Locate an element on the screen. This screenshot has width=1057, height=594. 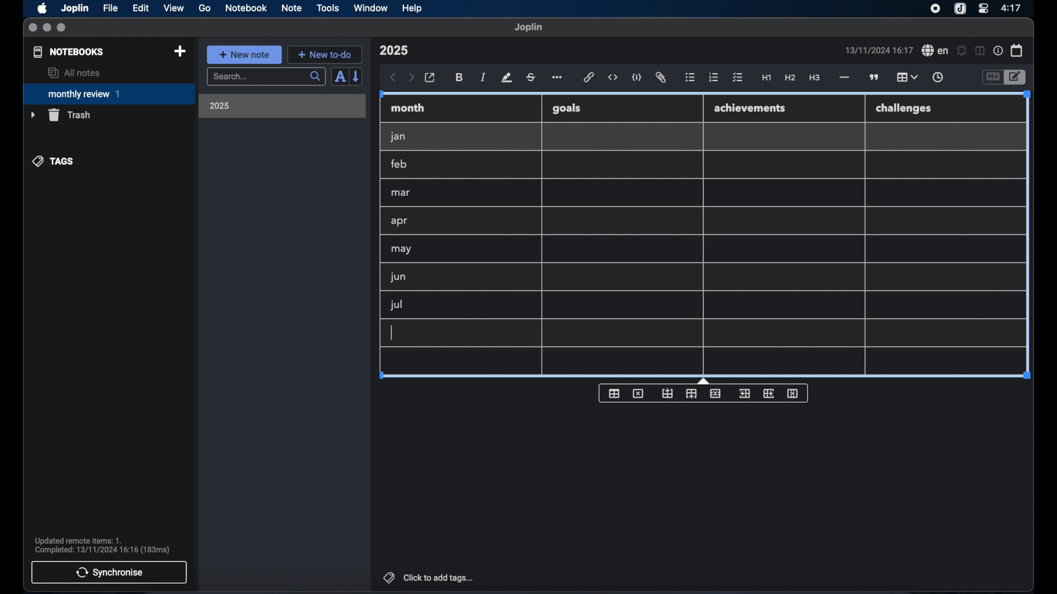
sync notification is located at coordinates (102, 546).